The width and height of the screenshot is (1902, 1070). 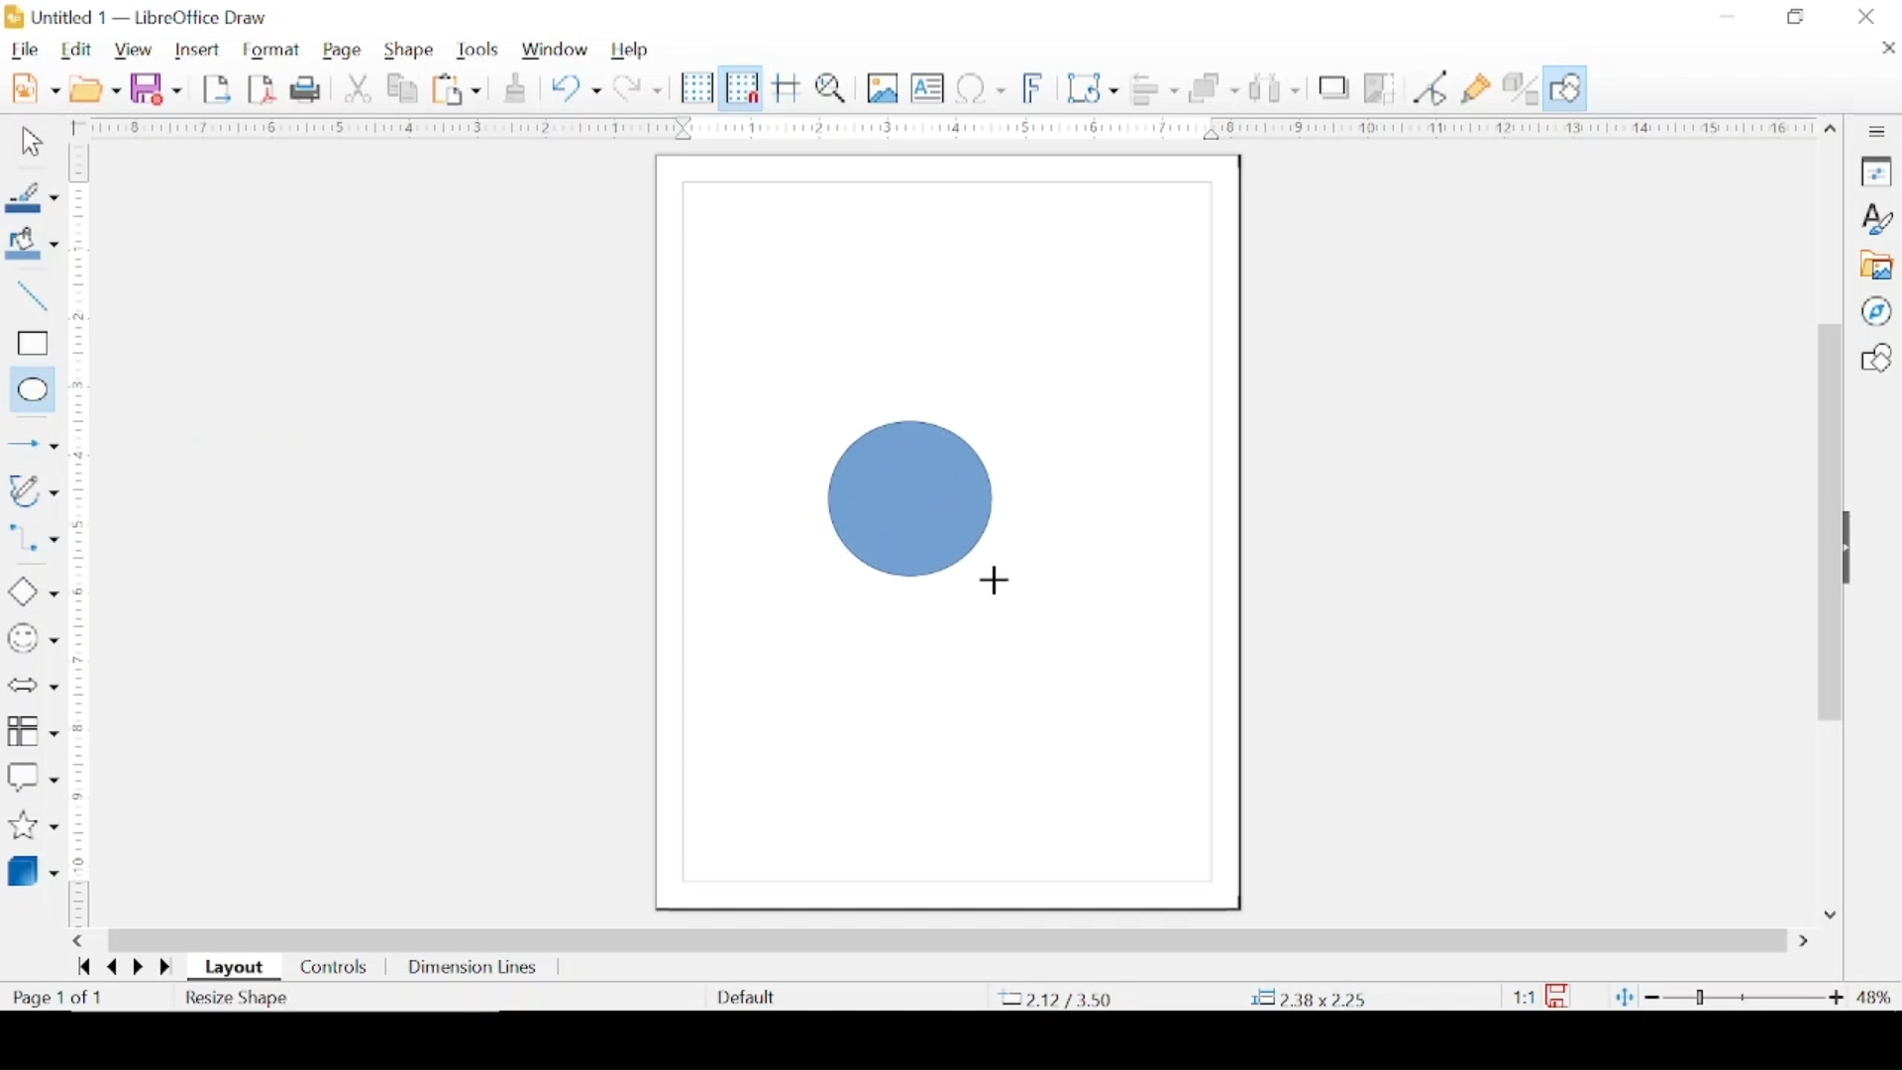 I want to click on view, so click(x=134, y=51).